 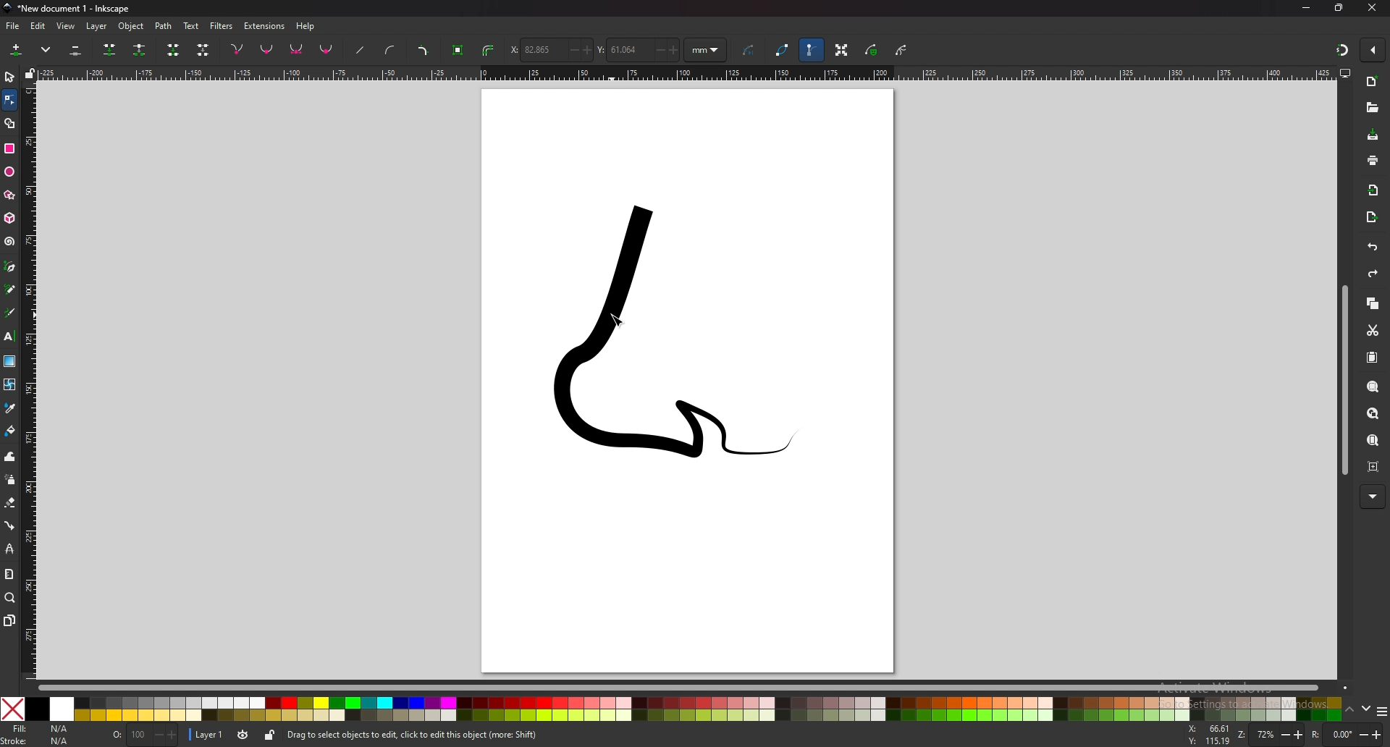 I want to click on symmetric, so click(x=297, y=50).